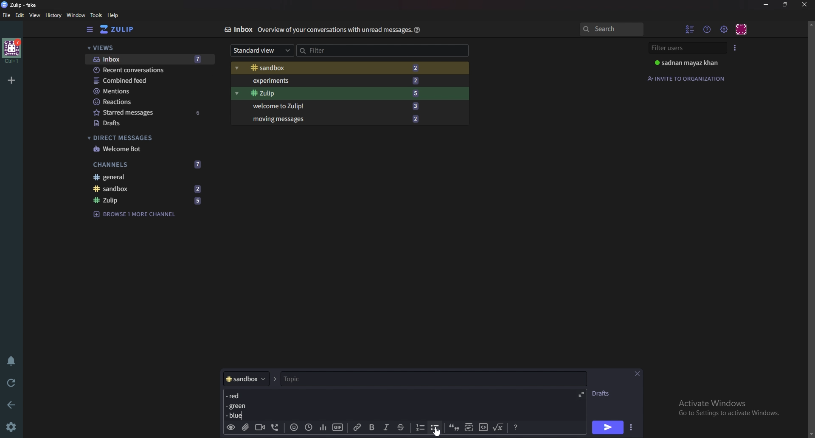 This screenshot has height=438, width=815. Describe the element at coordinates (113, 15) in the screenshot. I see `help` at that location.